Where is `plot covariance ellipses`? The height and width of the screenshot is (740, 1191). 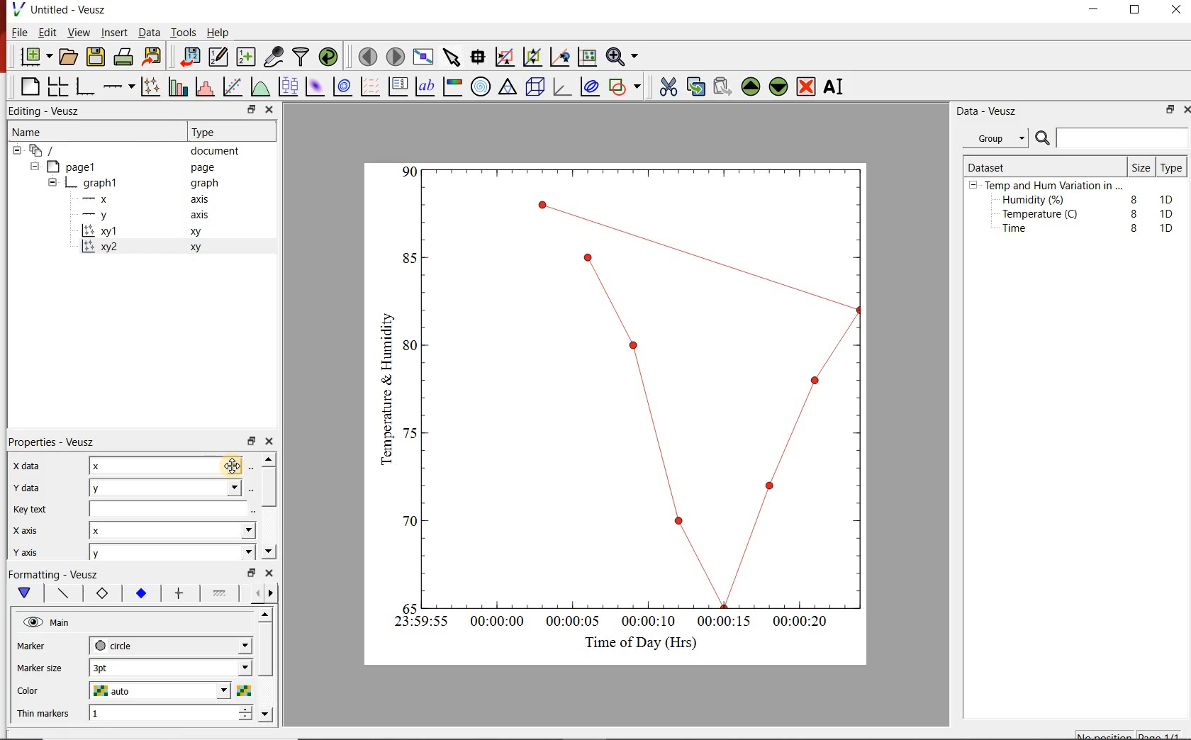
plot covariance ellipses is located at coordinates (593, 89).